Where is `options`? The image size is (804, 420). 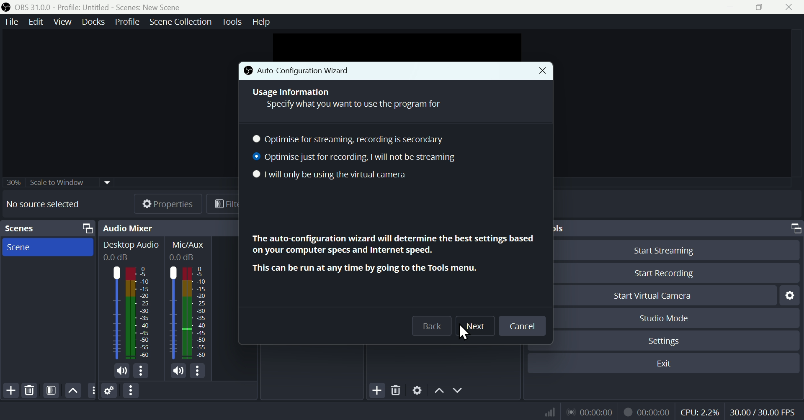 options is located at coordinates (91, 390).